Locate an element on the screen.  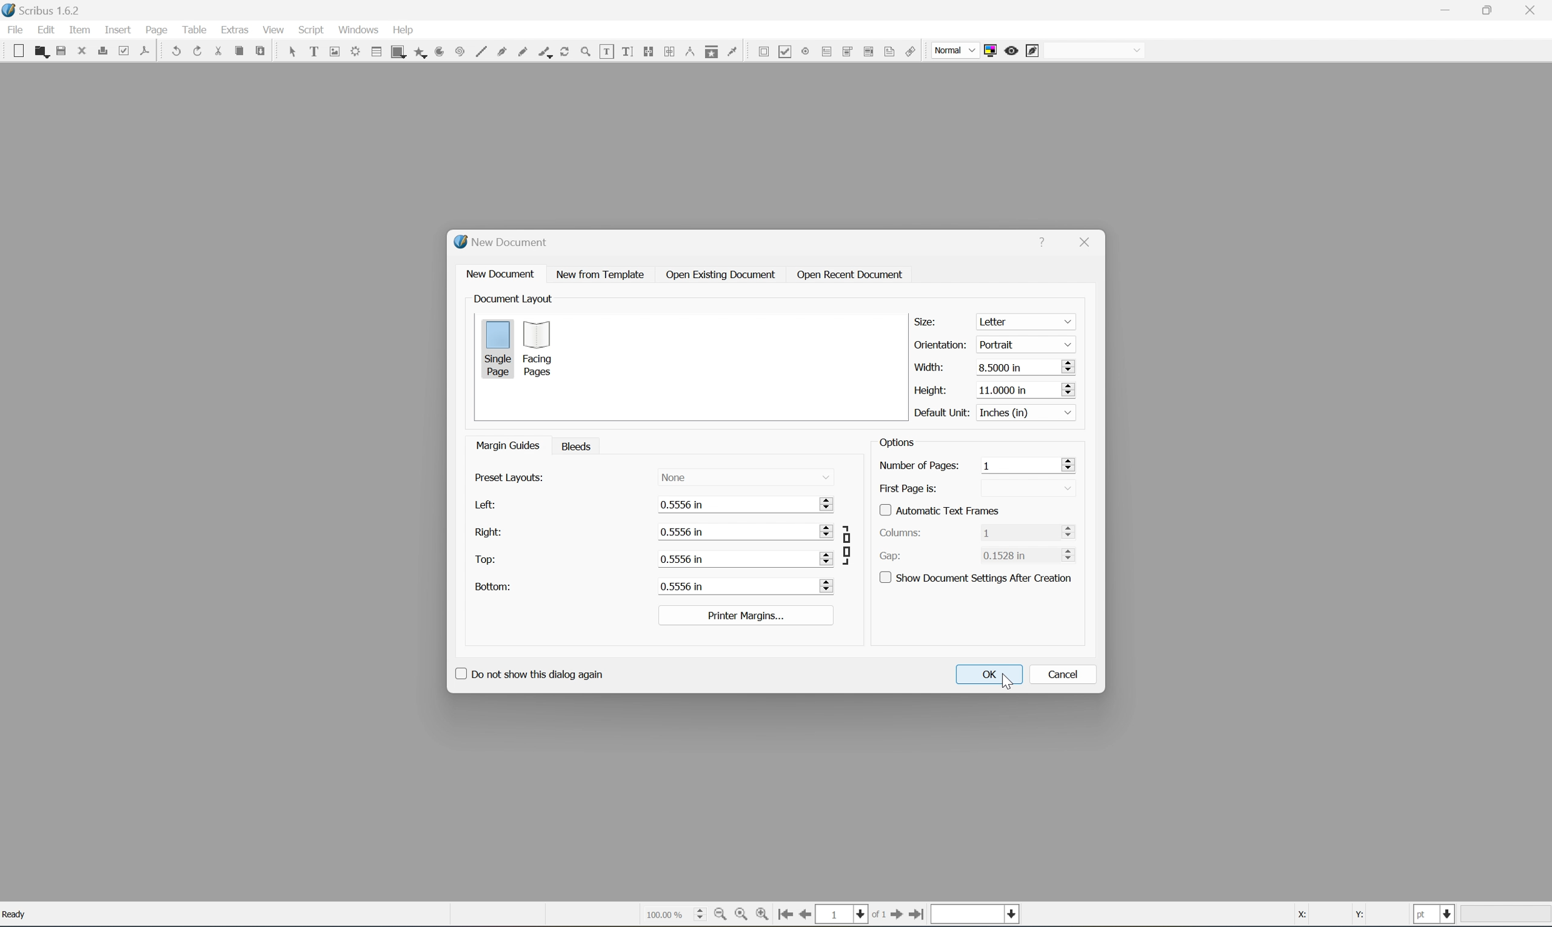
link text frames is located at coordinates (649, 52).